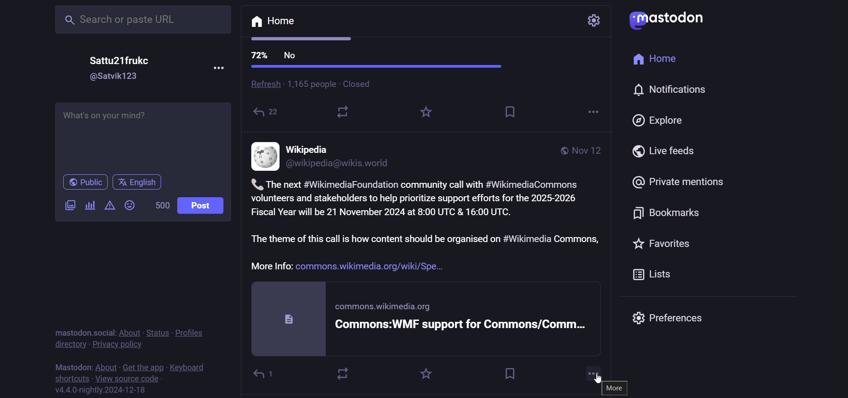 The height and width of the screenshot is (398, 848). Describe the element at coordinates (668, 151) in the screenshot. I see `live feed` at that location.